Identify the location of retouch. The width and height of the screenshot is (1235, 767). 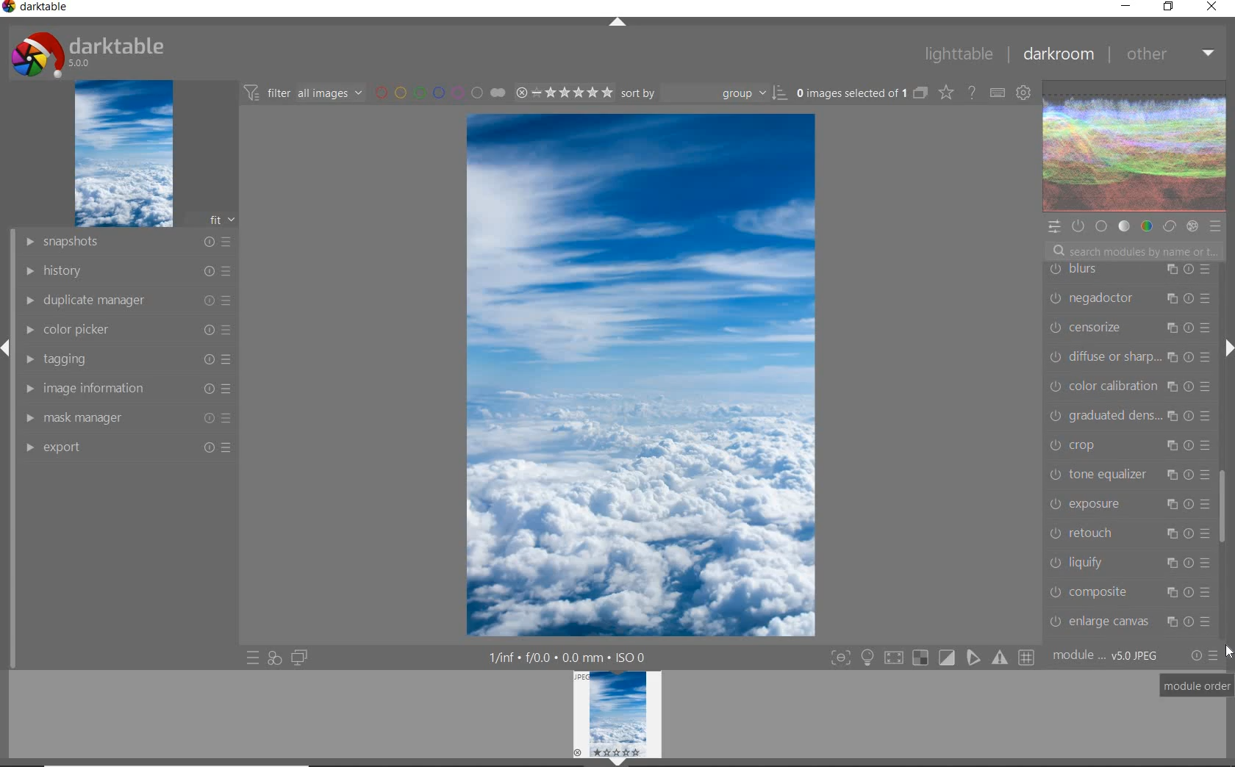
(1128, 532).